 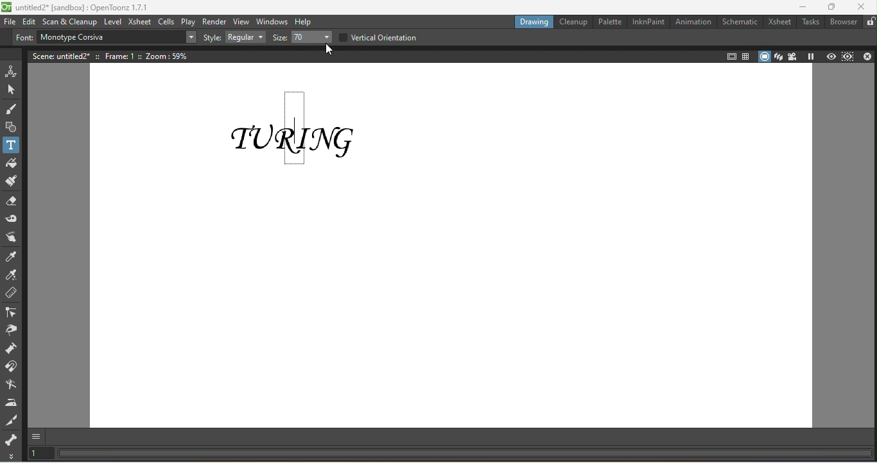 What do you see at coordinates (30, 22) in the screenshot?
I see `Edit` at bounding box center [30, 22].